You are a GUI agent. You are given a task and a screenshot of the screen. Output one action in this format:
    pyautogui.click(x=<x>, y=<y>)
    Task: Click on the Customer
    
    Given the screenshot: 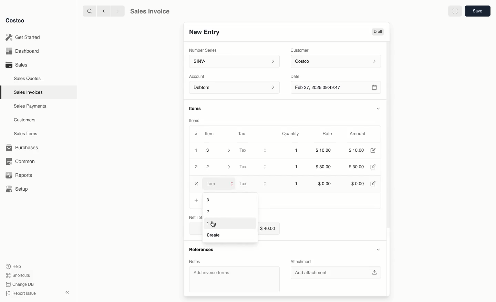 What is the action you would take?
    pyautogui.click(x=300, y=50)
    